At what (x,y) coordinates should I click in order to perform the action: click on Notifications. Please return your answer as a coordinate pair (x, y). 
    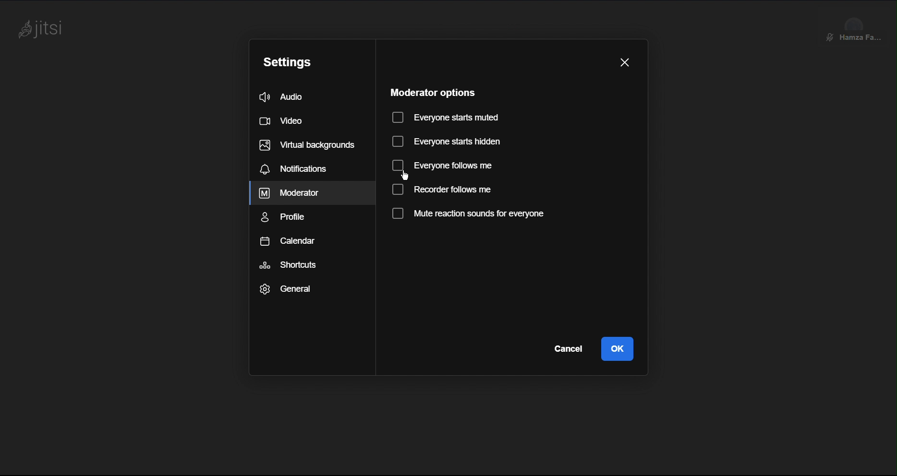
    Looking at the image, I should click on (297, 168).